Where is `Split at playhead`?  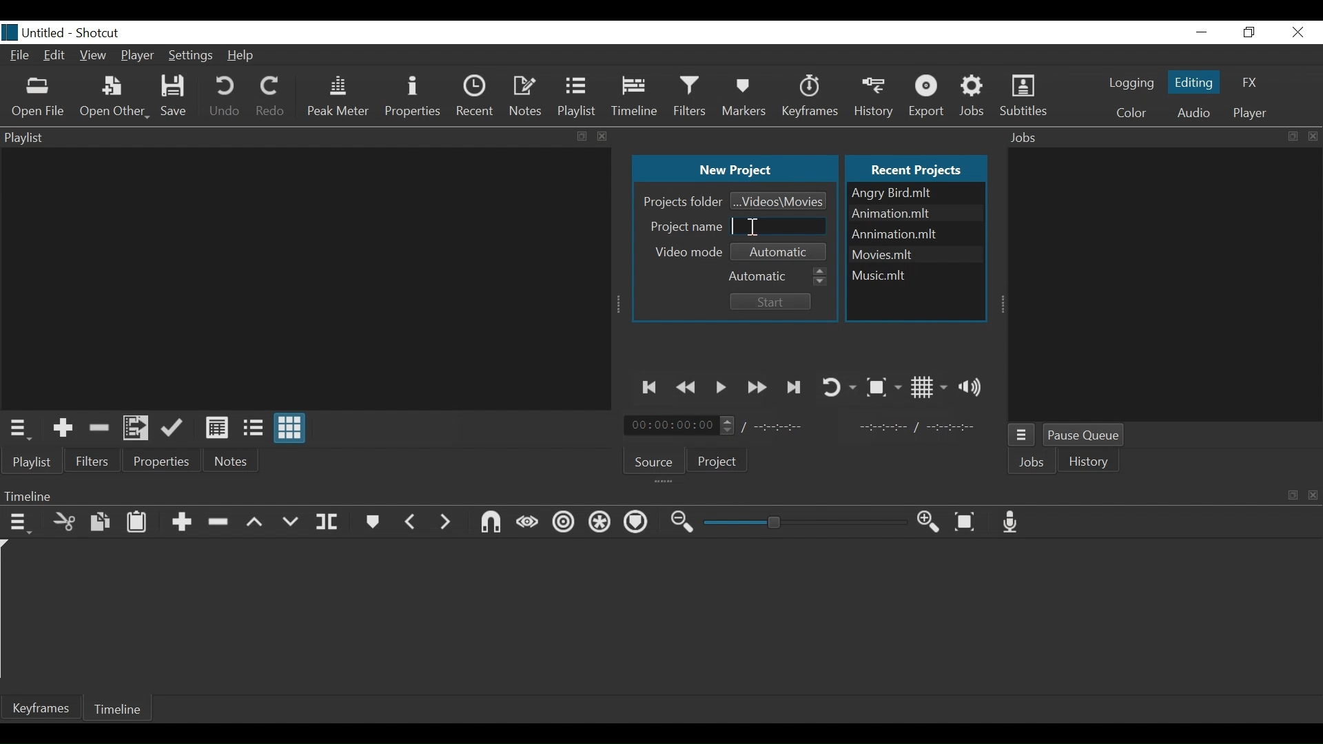 Split at playhead is located at coordinates (327, 522).